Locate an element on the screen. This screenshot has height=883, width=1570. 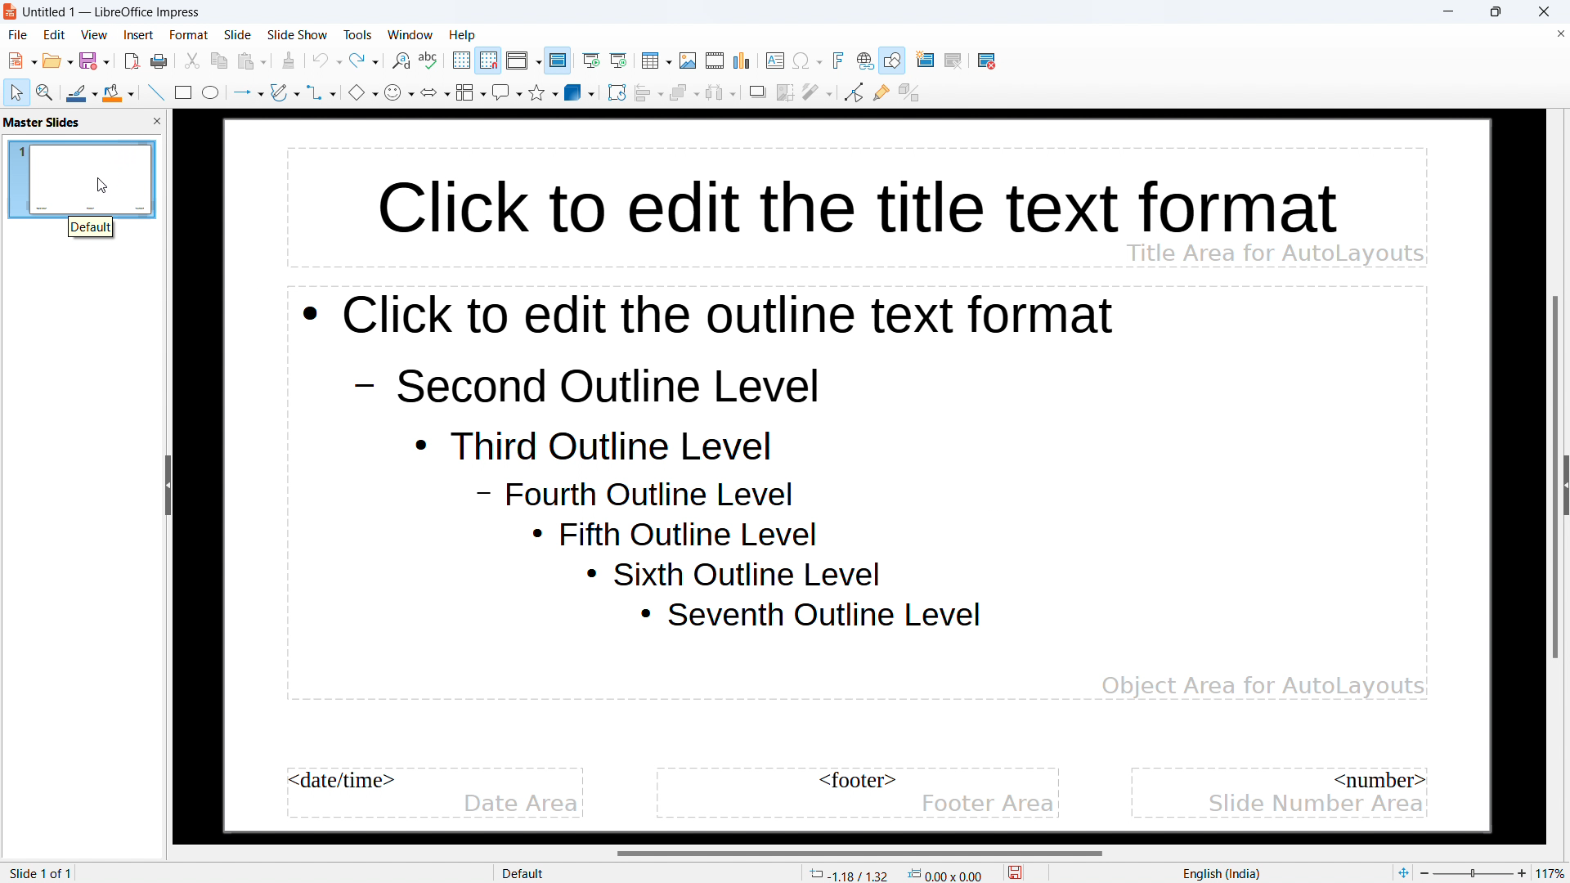
cursor is located at coordinates (103, 186).